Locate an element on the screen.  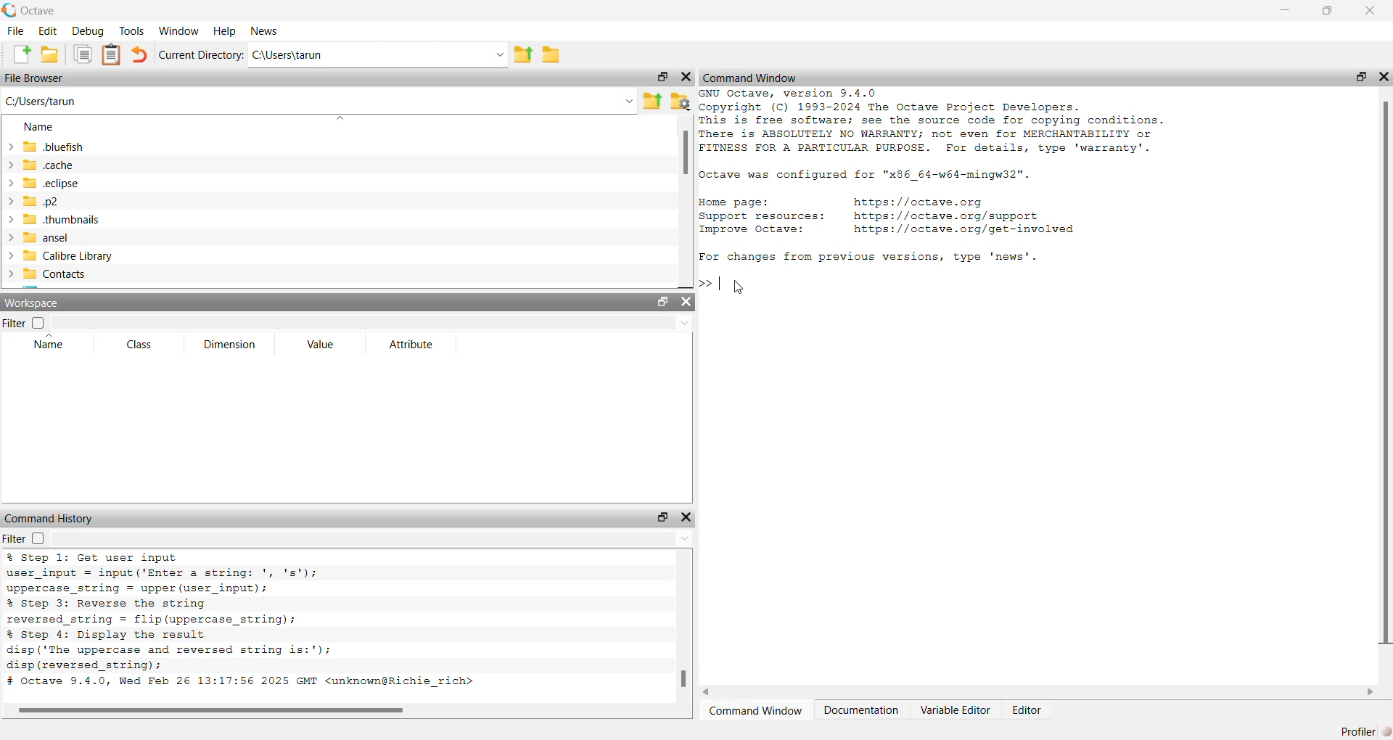
prompt cursor is located at coordinates (701, 282).